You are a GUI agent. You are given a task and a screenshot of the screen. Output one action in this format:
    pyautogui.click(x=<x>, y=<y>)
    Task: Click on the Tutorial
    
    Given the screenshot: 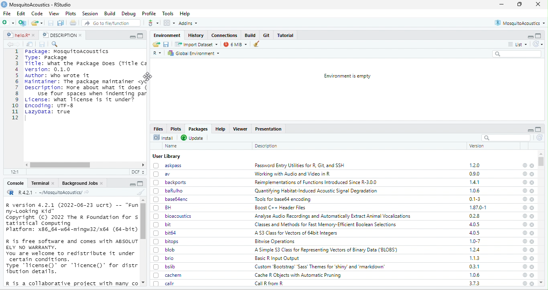 What is the action you would take?
    pyautogui.click(x=285, y=35)
    